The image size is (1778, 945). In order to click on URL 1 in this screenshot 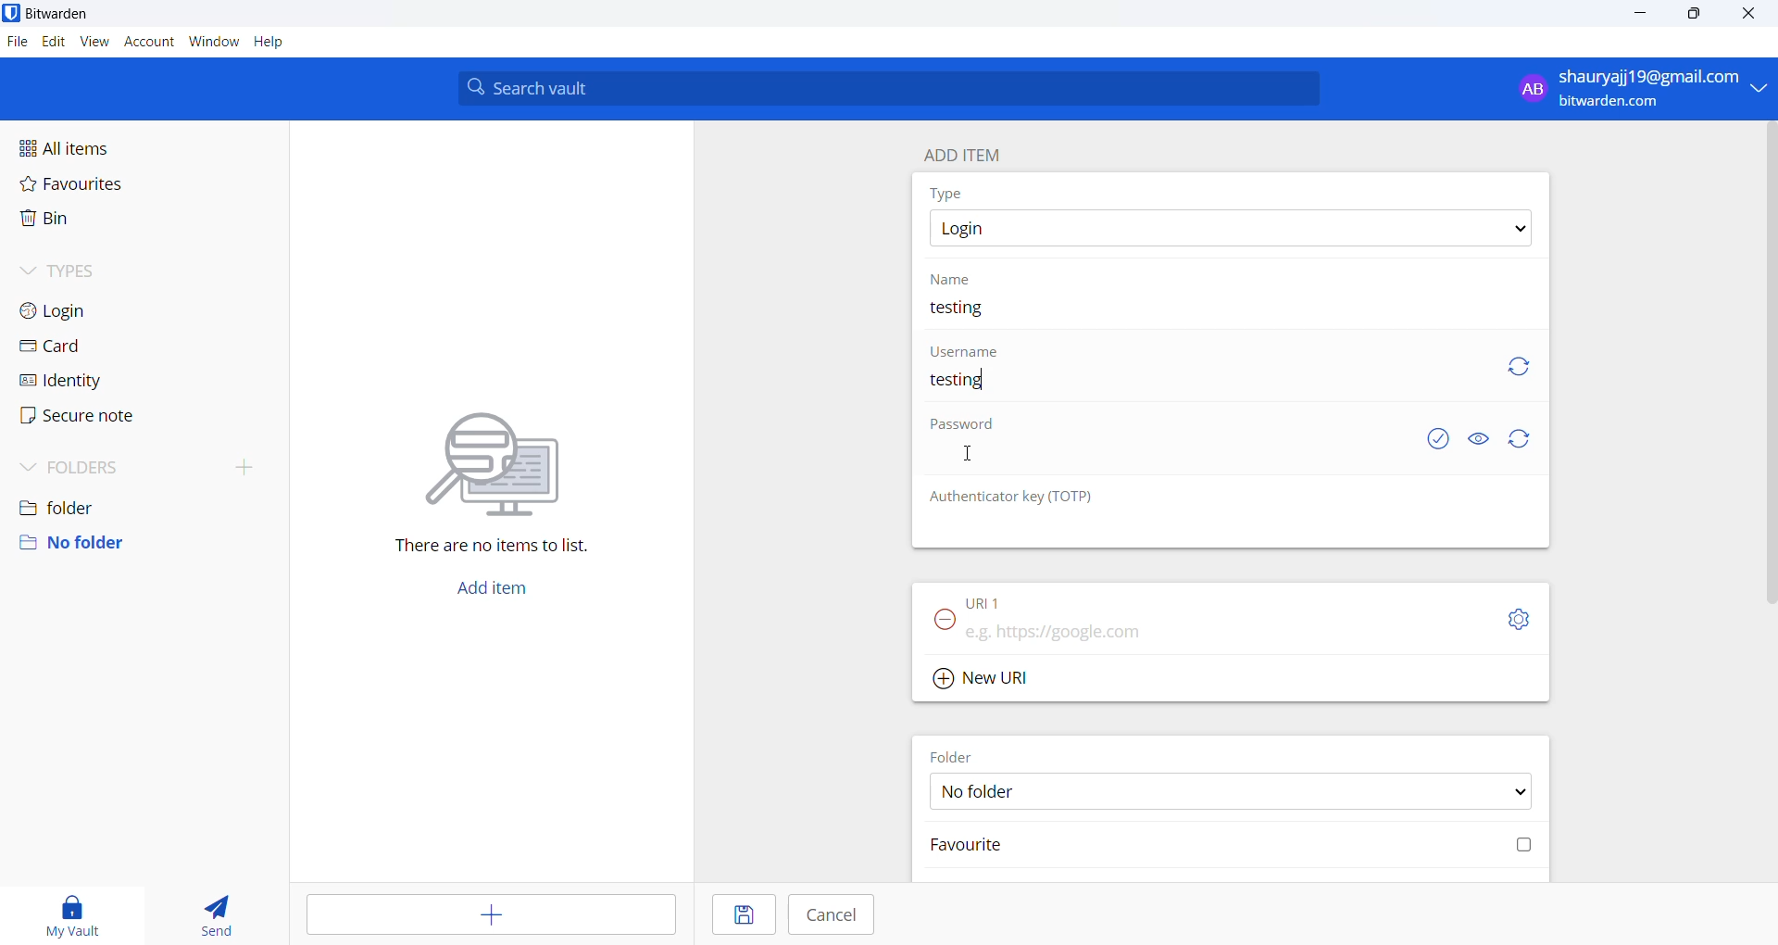, I will do `click(1017, 601)`.